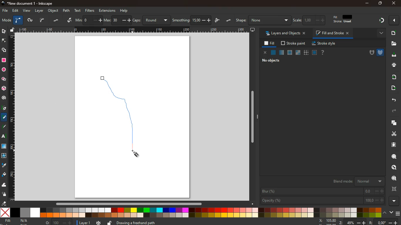  What do you see at coordinates (107, 10) in the screenshot?
I see `extensions` at bounding box center [107, 10].